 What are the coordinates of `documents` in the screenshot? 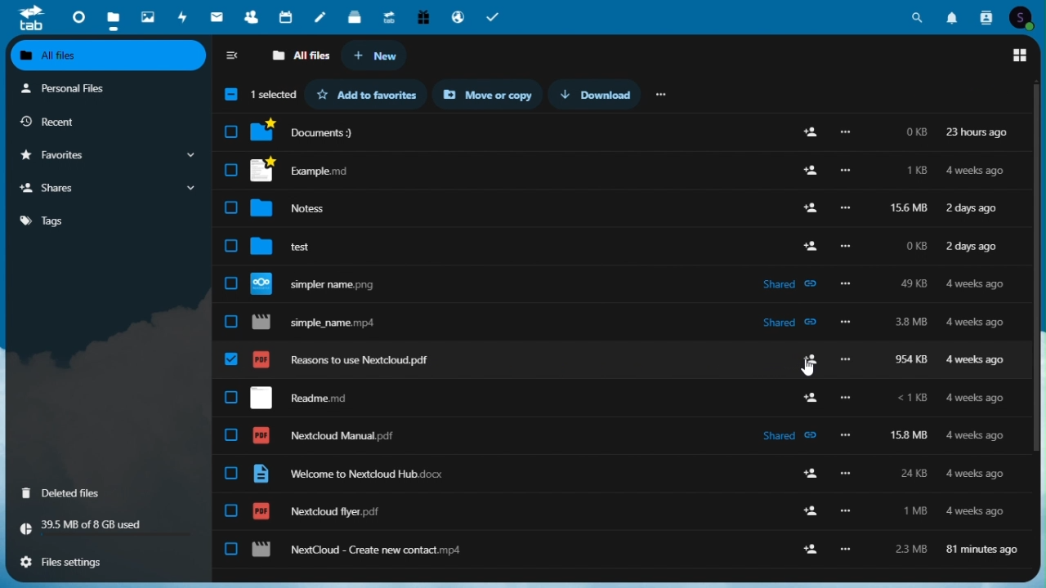 It's located at (314, 131).